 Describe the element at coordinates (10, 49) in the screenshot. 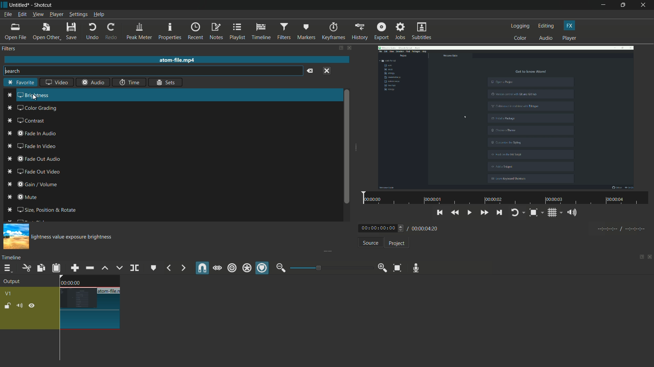

I see `filters` at that location.